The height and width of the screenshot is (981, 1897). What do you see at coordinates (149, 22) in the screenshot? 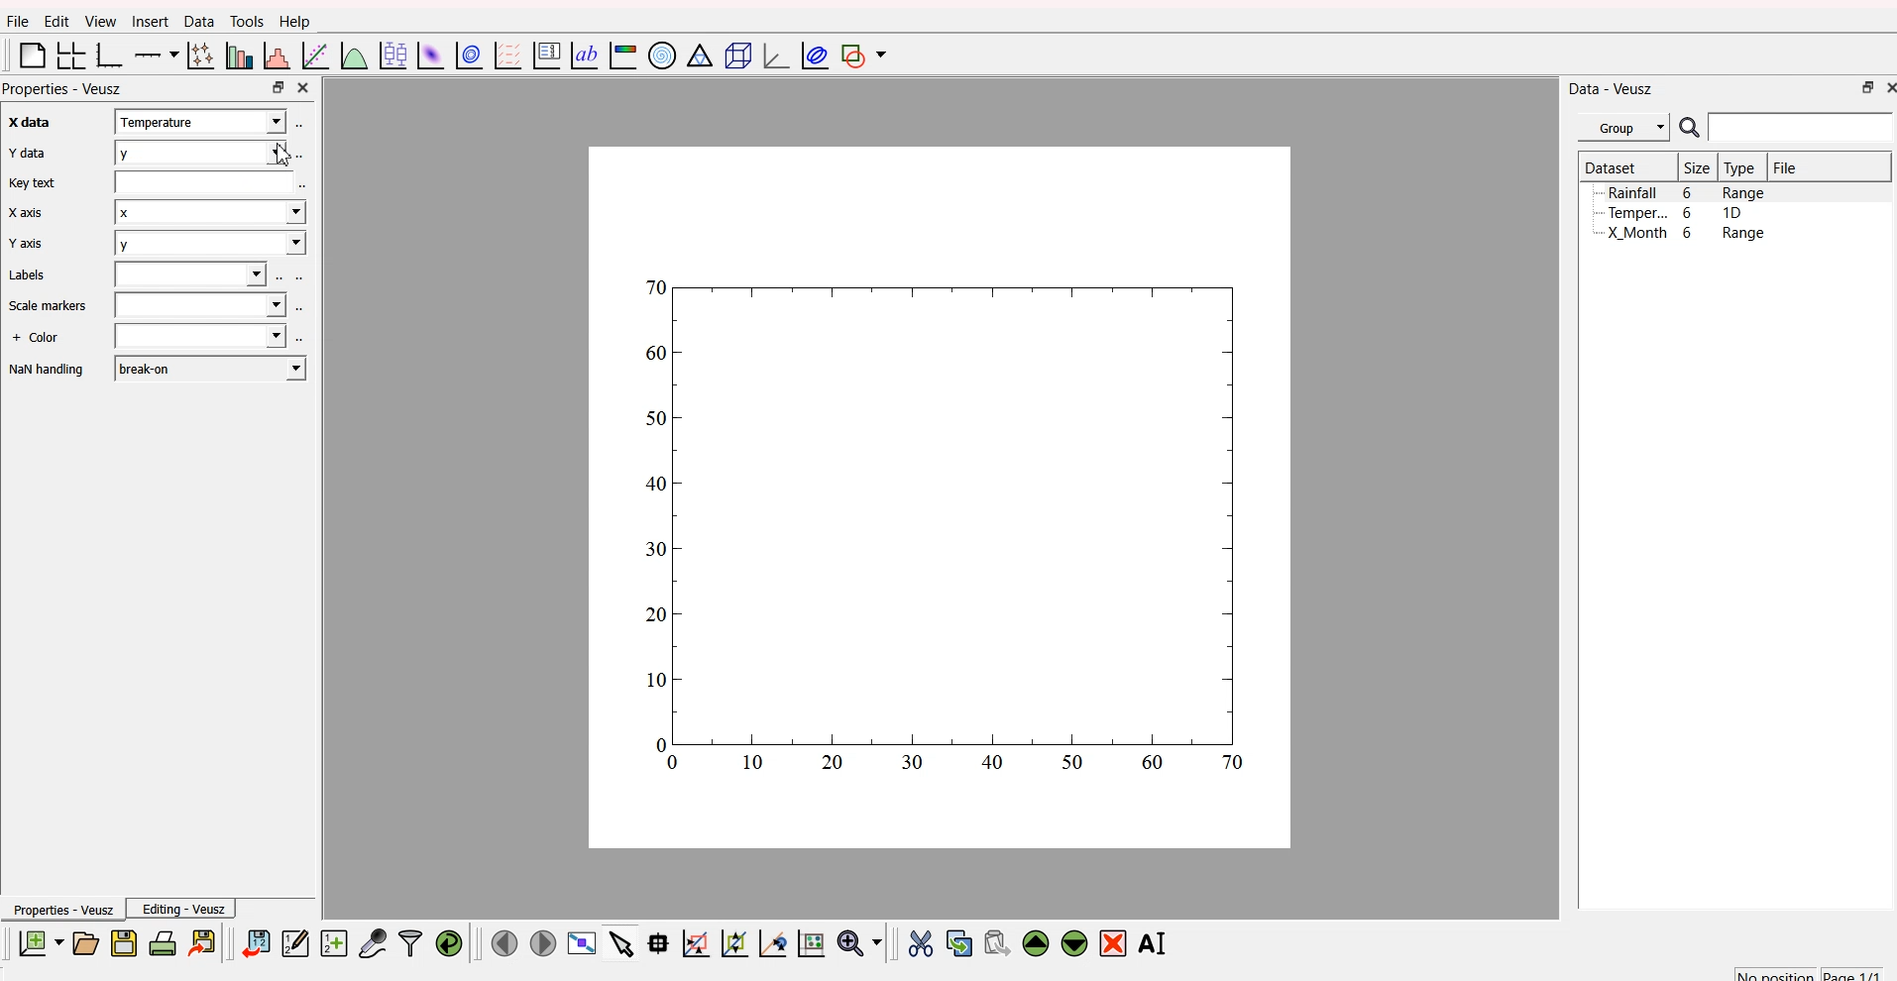
I see `Insert` at bounding box center [149, 22].